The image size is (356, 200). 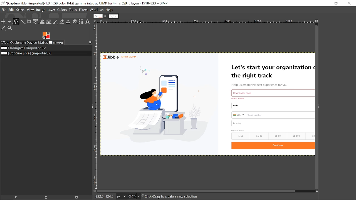 I want to click on Current zoom, so click(x=132, y=196).